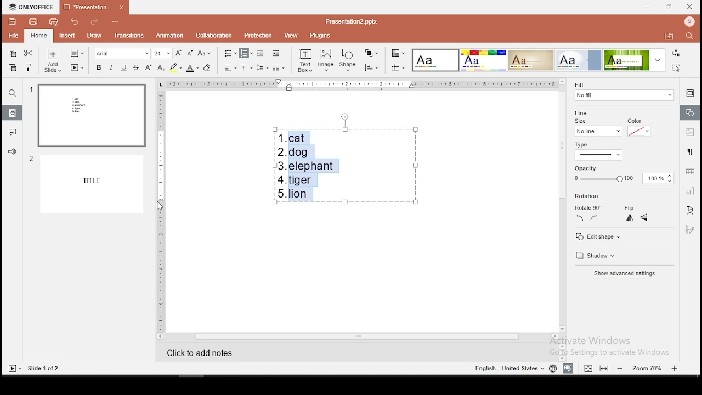 This screenshot has height=395, width=702. I want to click on italics, so click(110, 69).